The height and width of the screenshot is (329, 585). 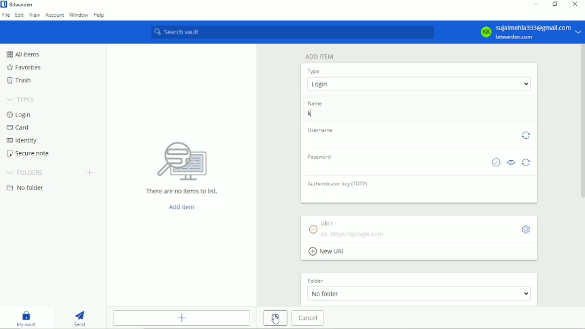 What do you see at coordinates (410, 228) in the screenshot?
I see `URI 1 ex: https://google.com` at bounding box center [410, 228].